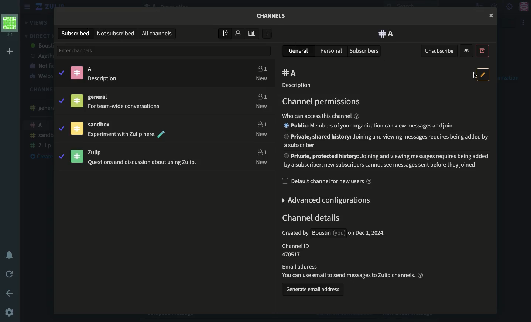 The width and height of the screenshot is (531, 322). I want to click on Subscribed, so click(76, 34).